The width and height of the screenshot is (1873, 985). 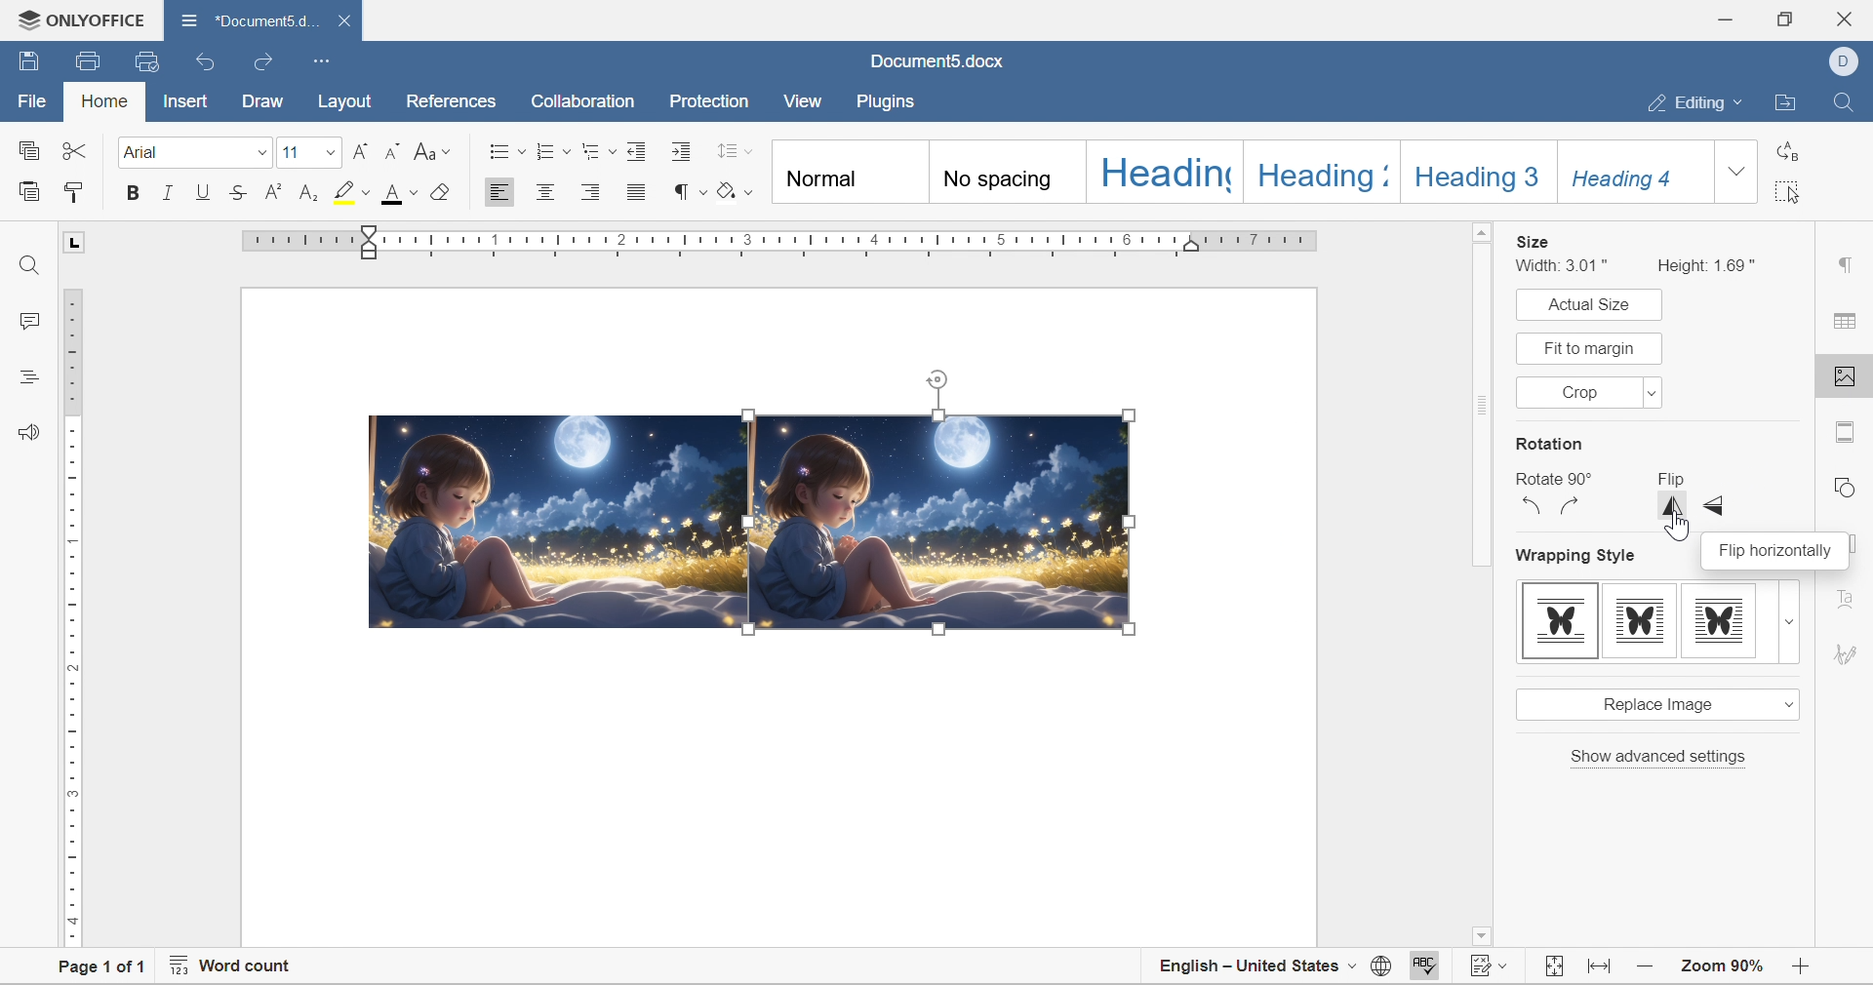 I want to click on flip horizontally, so click(x=1774, y=549).